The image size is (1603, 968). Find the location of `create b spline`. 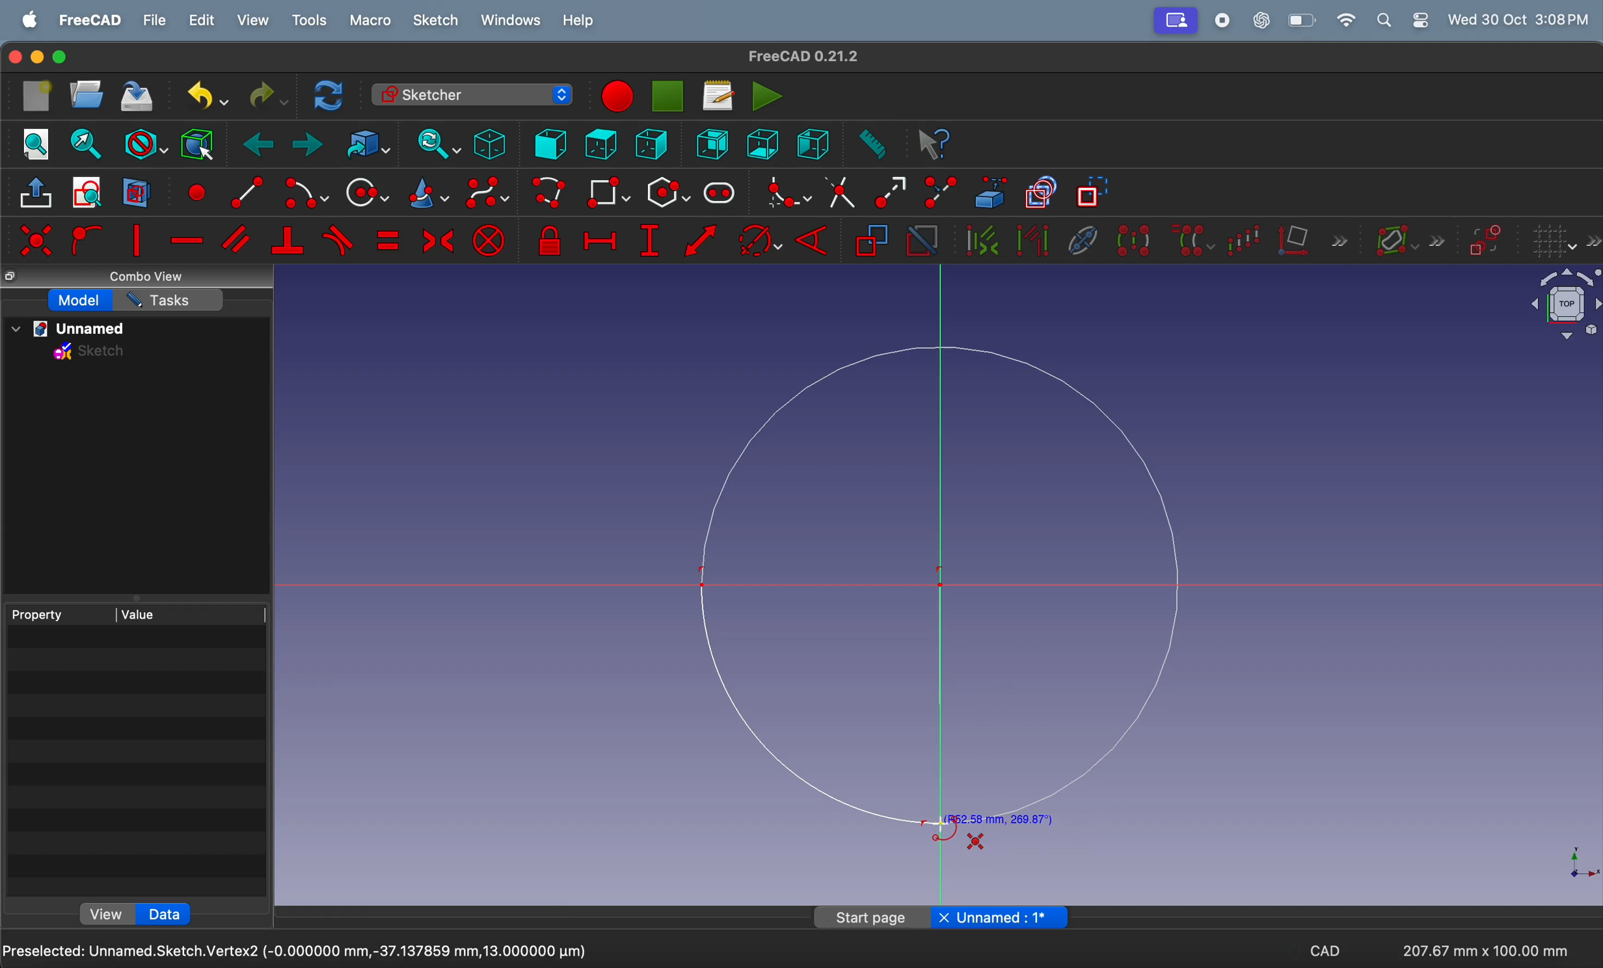

create b spline is located at coordinates (489, 195).